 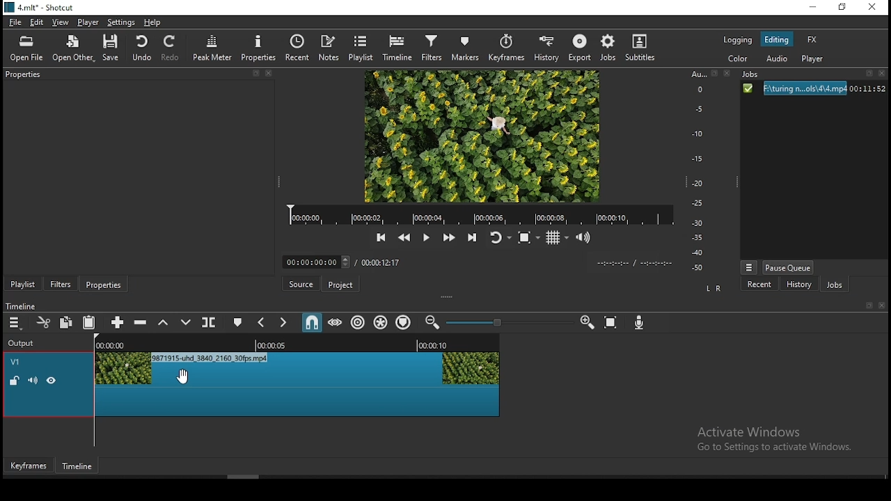 What do you see at coordinates (260, 47) in the screenshot?
I see `properties` at bounding box center [260, 47].